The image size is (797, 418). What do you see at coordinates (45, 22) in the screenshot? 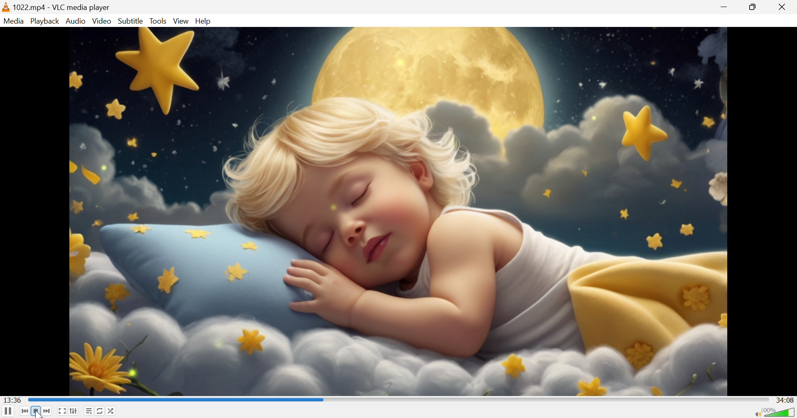
I see `Playback` at bounding box center [45, 22].